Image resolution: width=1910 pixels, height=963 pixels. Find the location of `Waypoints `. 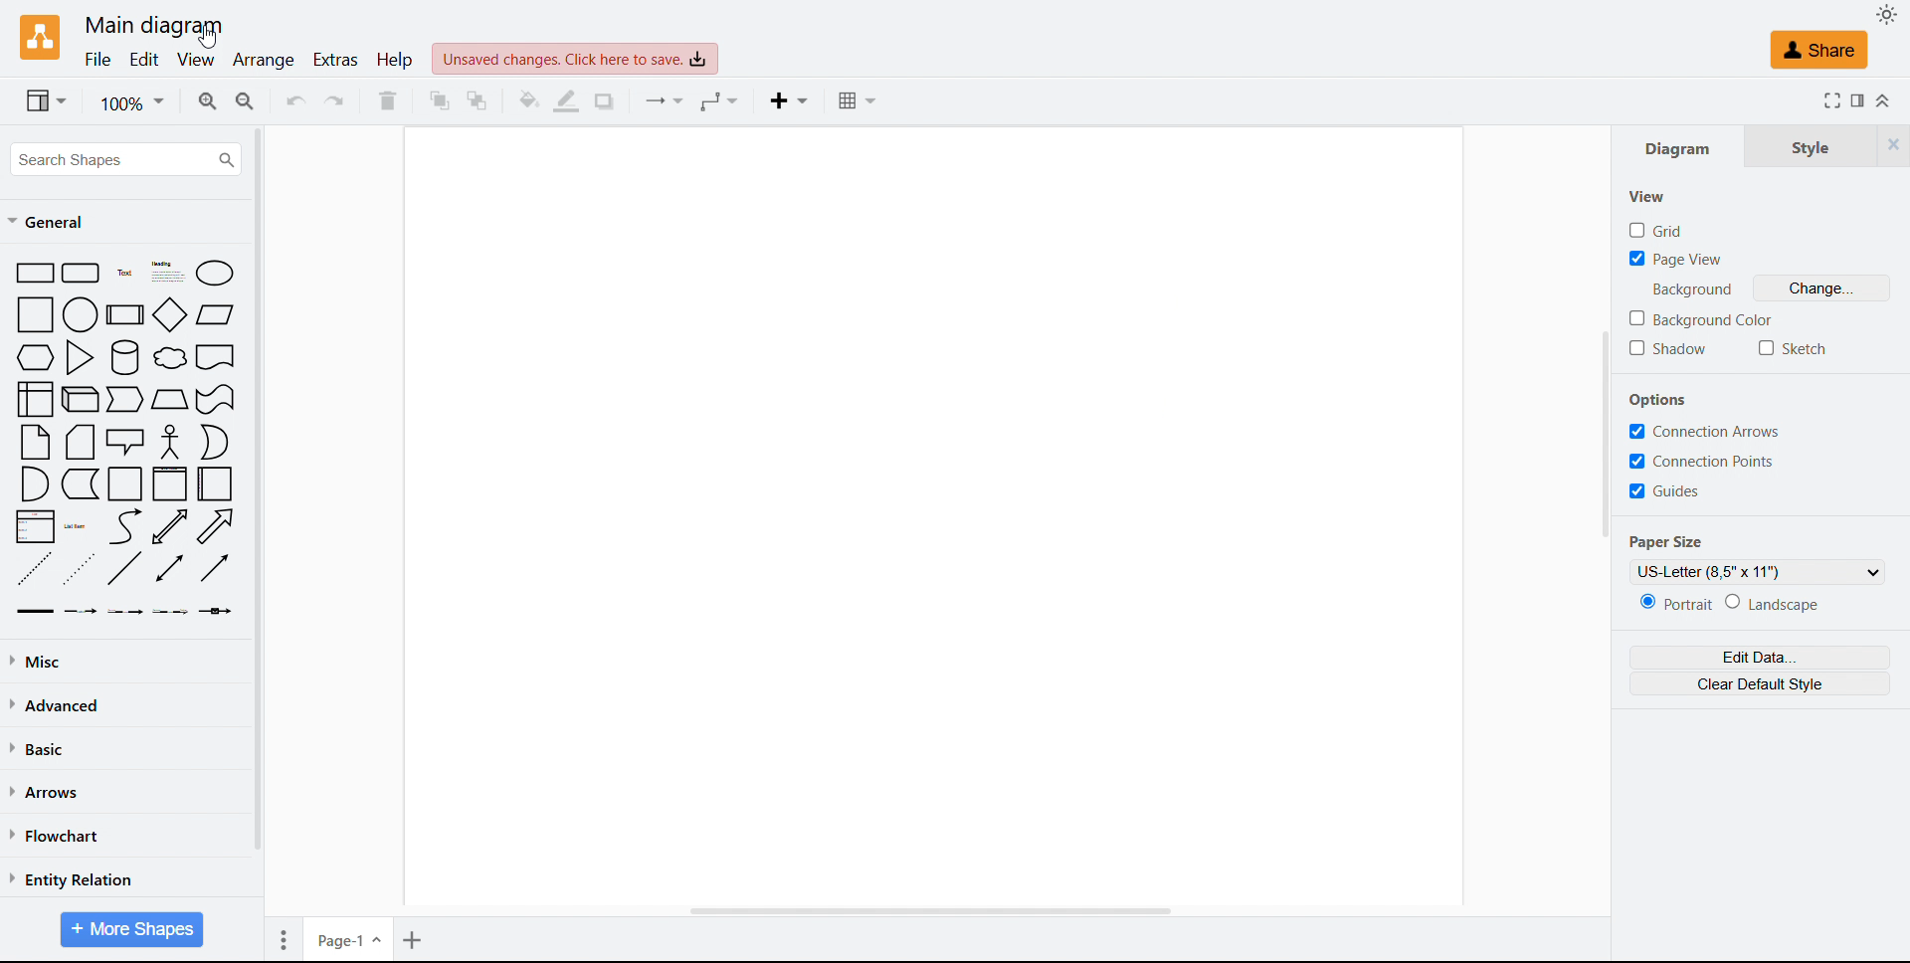

Waypoints  is located at coordinates (720, 102).